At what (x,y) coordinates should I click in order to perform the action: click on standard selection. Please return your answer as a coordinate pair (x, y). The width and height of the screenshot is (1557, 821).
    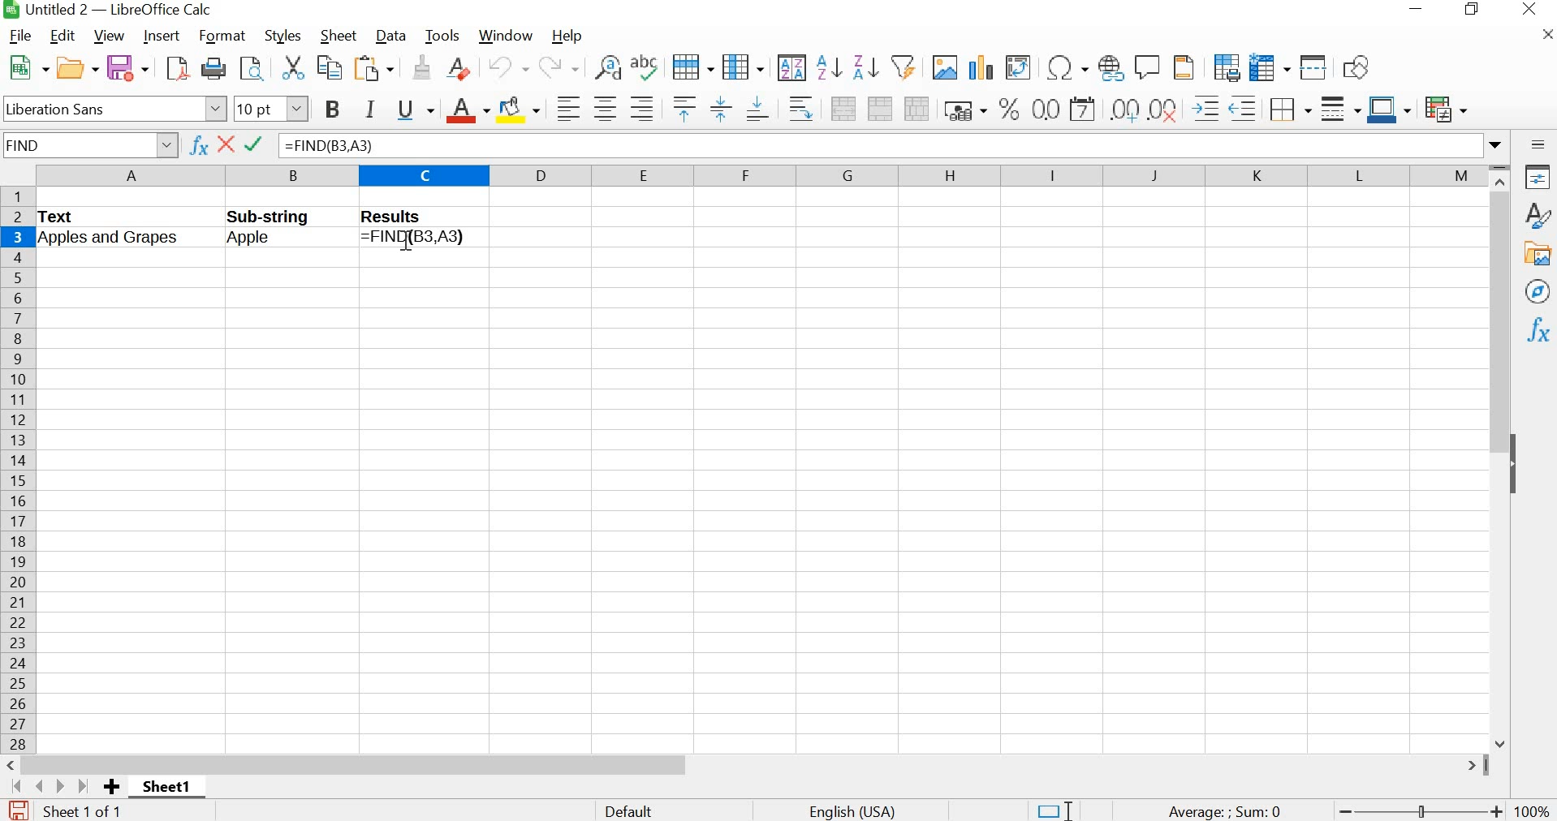
    Looking at the image, I should click on (1049, 809).